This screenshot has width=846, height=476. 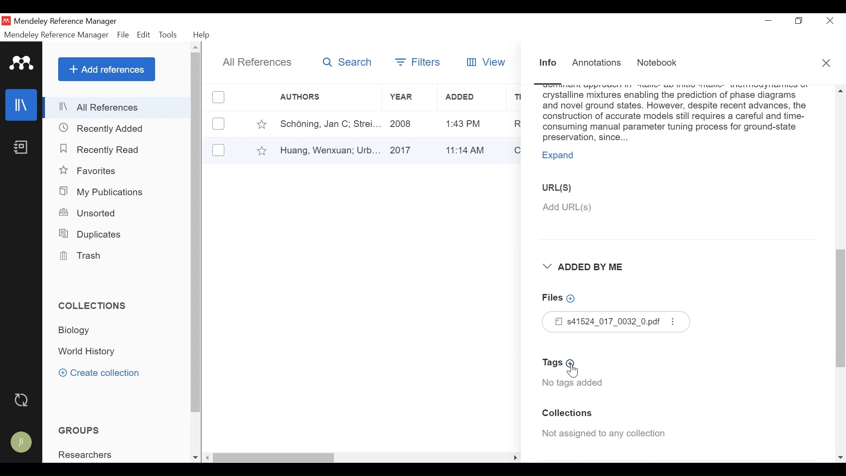 I want to click on Avatar, so click(x=22, y=443).